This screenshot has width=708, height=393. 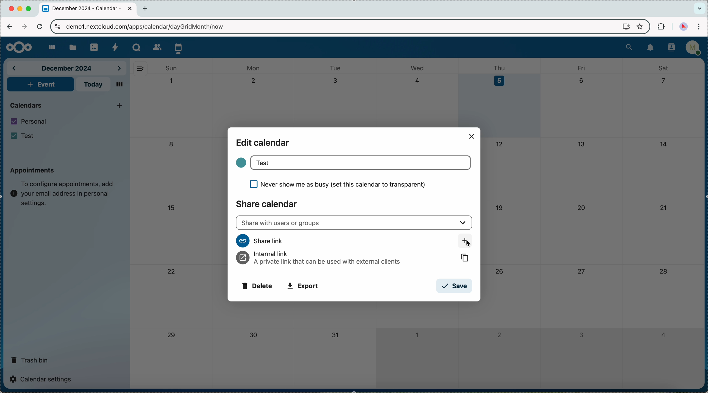 What do you see at coordinates (500, 100) in the screenshot?
I see `day 5 selected` at bounding box center [500, 100].